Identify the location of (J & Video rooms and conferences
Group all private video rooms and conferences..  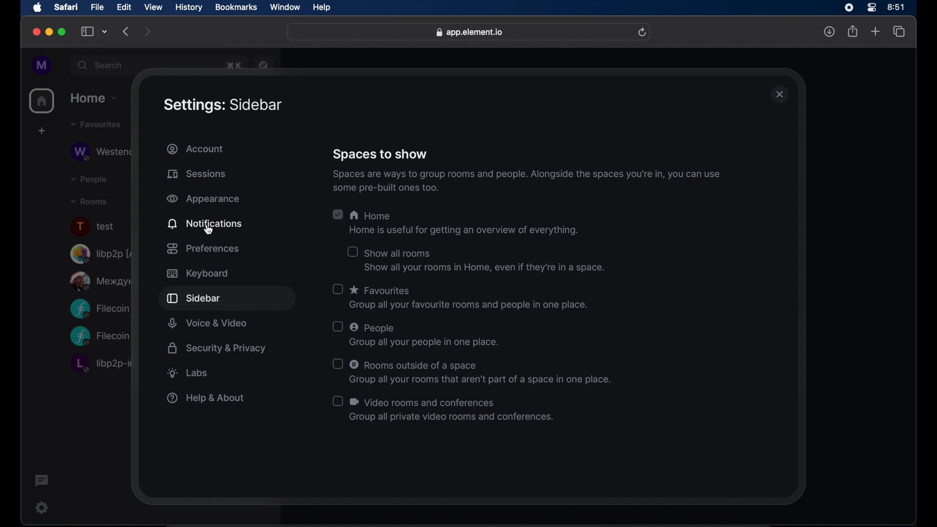
(448, 411).